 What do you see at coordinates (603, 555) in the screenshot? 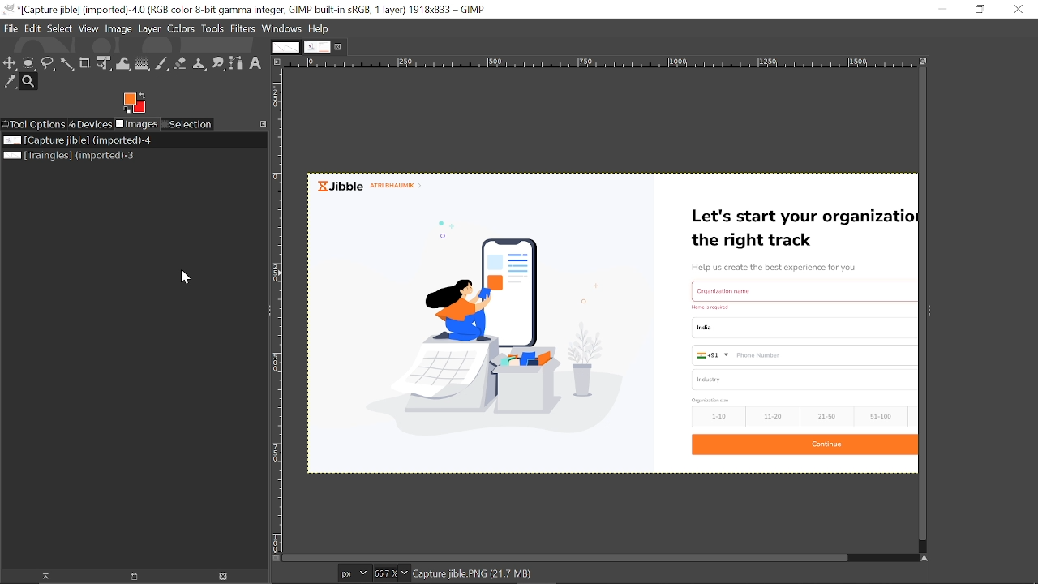
I see `horizontal scroll bar` at bounding box center [603, 555].